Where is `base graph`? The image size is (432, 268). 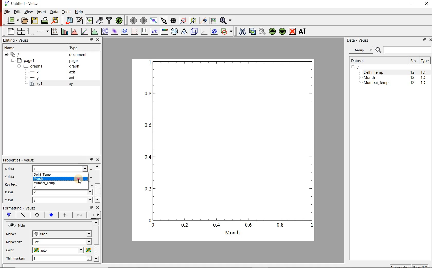 base graph is located at coordinates (30, 32).